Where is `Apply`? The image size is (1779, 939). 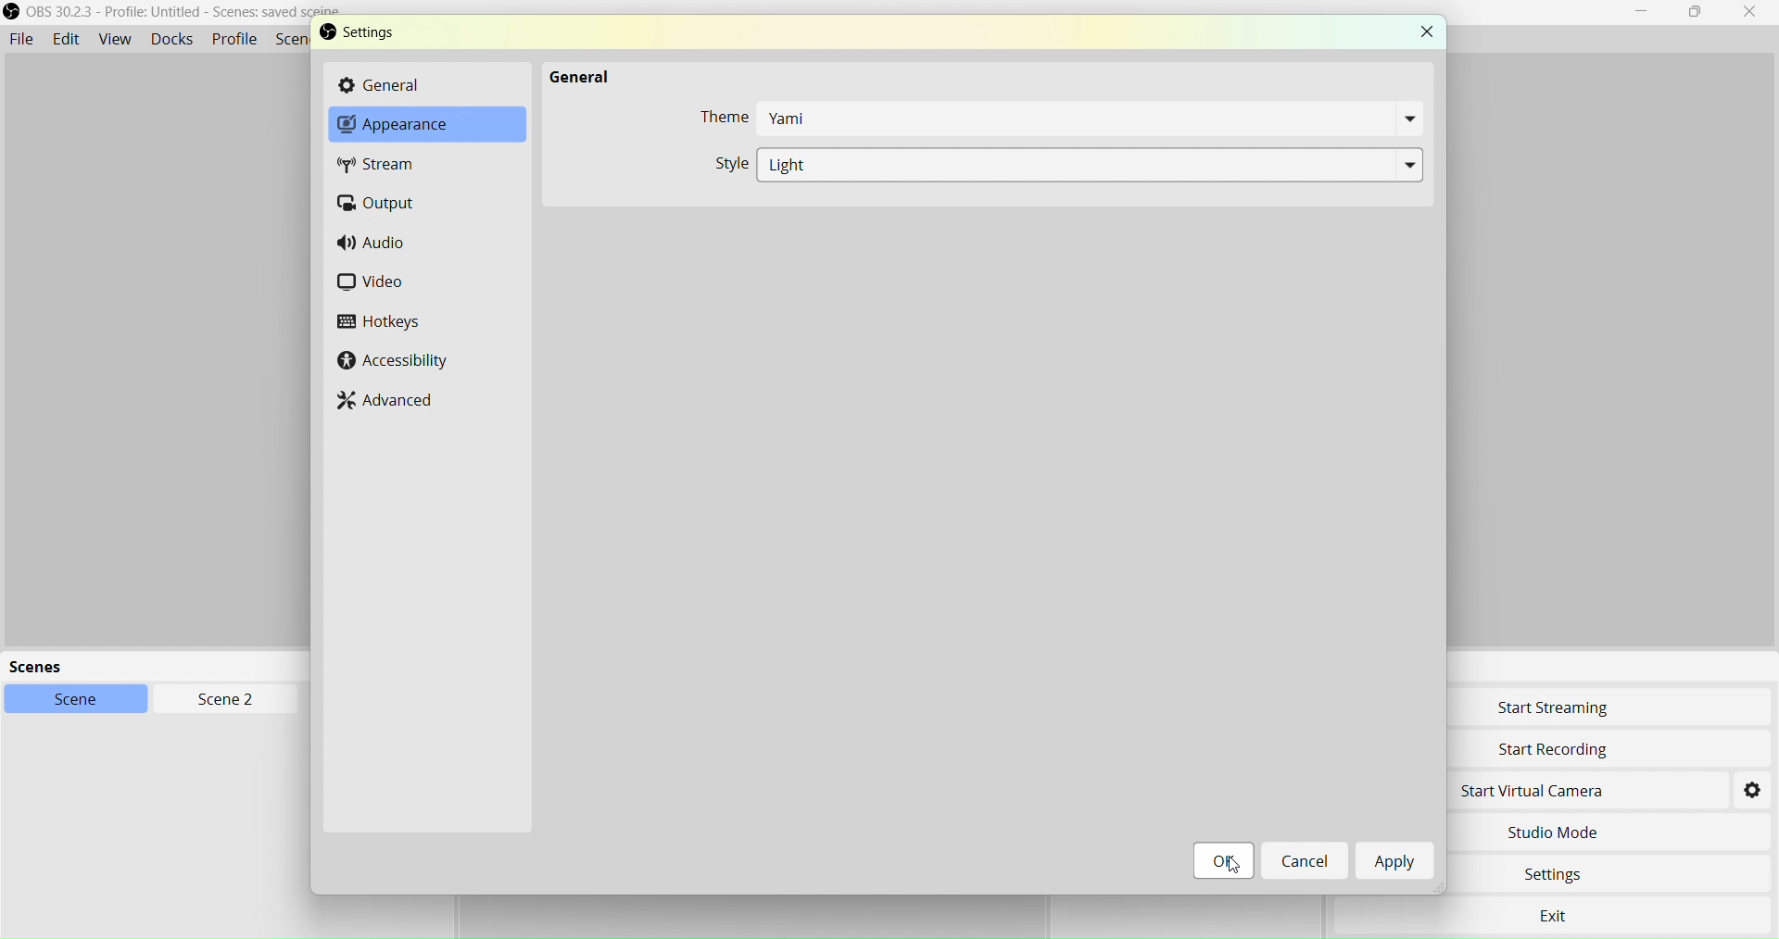
Apply is located at coordinates (1398, 864).